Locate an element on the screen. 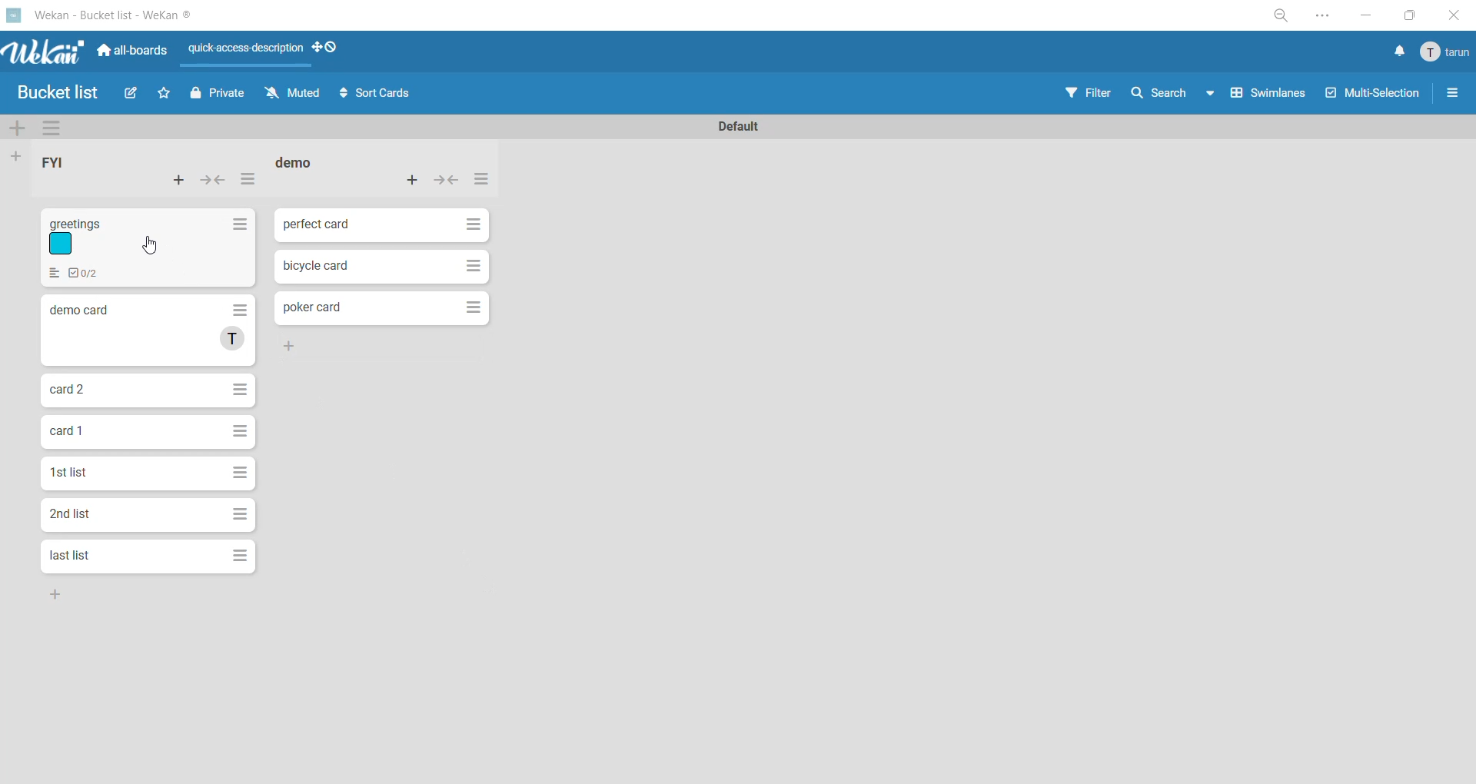 The image size is (1476, 784). Demo card is located at coordinates (147, 331).